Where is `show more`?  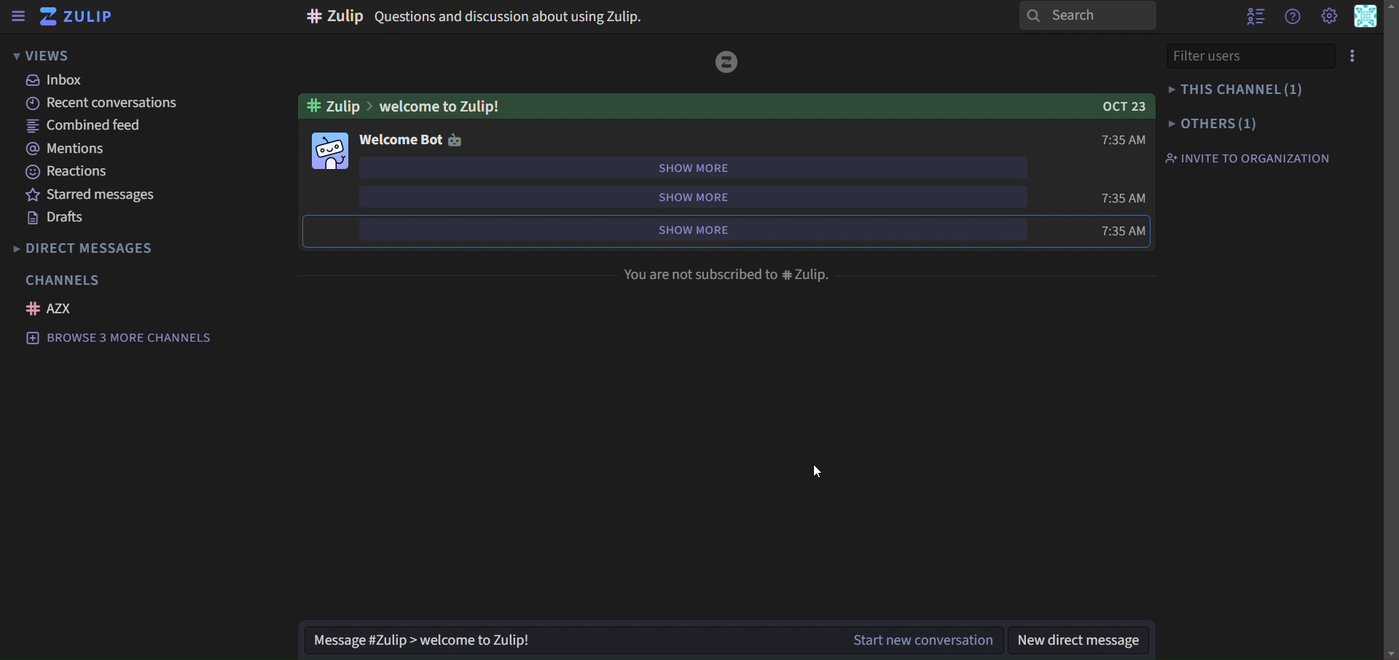
show more is located at coordinates (687, 168).